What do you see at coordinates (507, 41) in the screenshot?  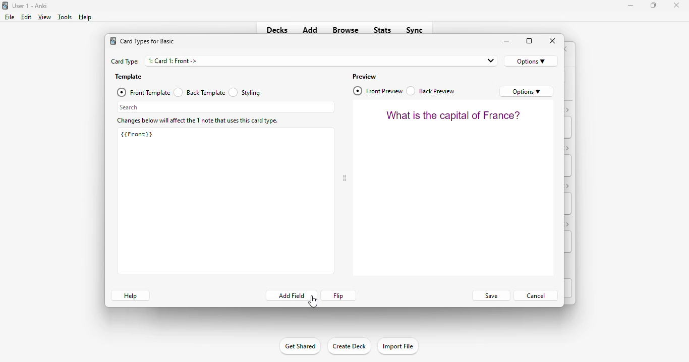 I see `minimize` at bounding box center [507, 41].